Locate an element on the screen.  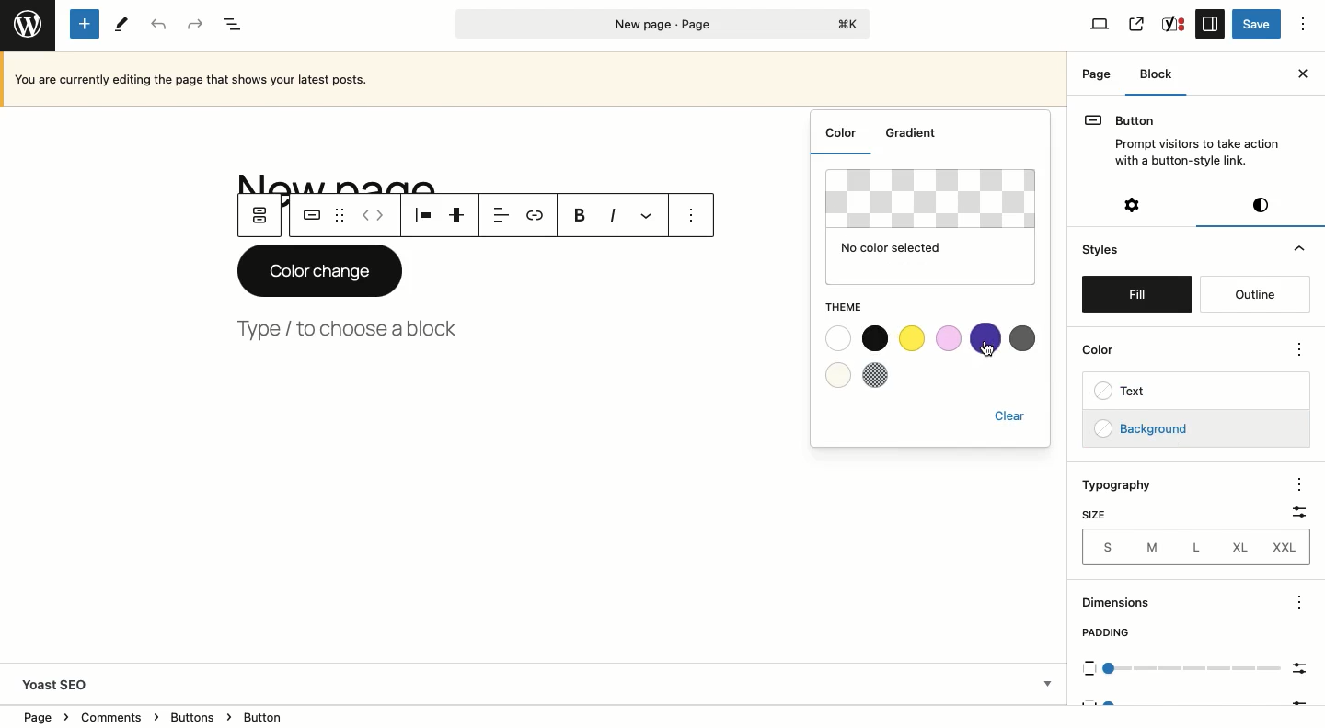
Theme is located at coordinates (844, 307).